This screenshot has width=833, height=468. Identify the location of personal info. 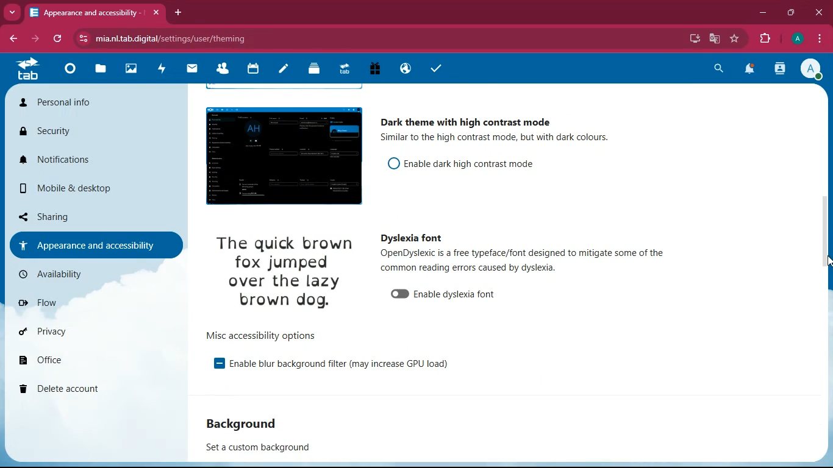
(86, 102).